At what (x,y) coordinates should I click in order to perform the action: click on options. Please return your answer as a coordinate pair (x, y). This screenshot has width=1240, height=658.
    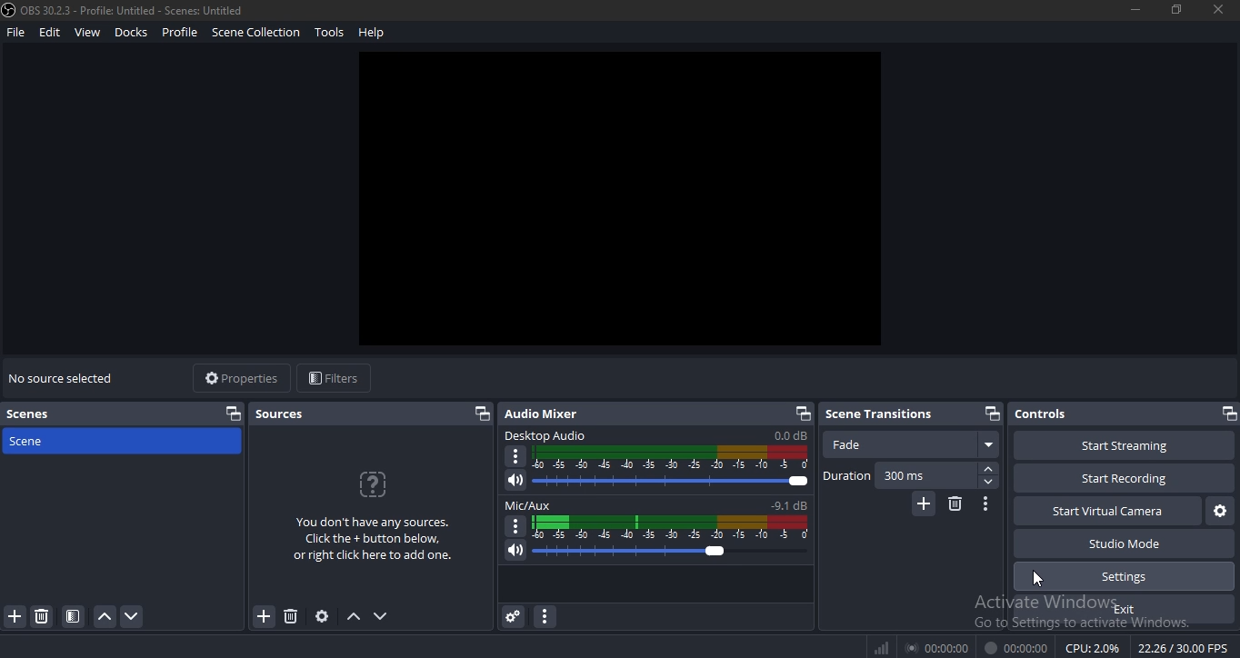
    Looking at the image, I should click on (514, 526).